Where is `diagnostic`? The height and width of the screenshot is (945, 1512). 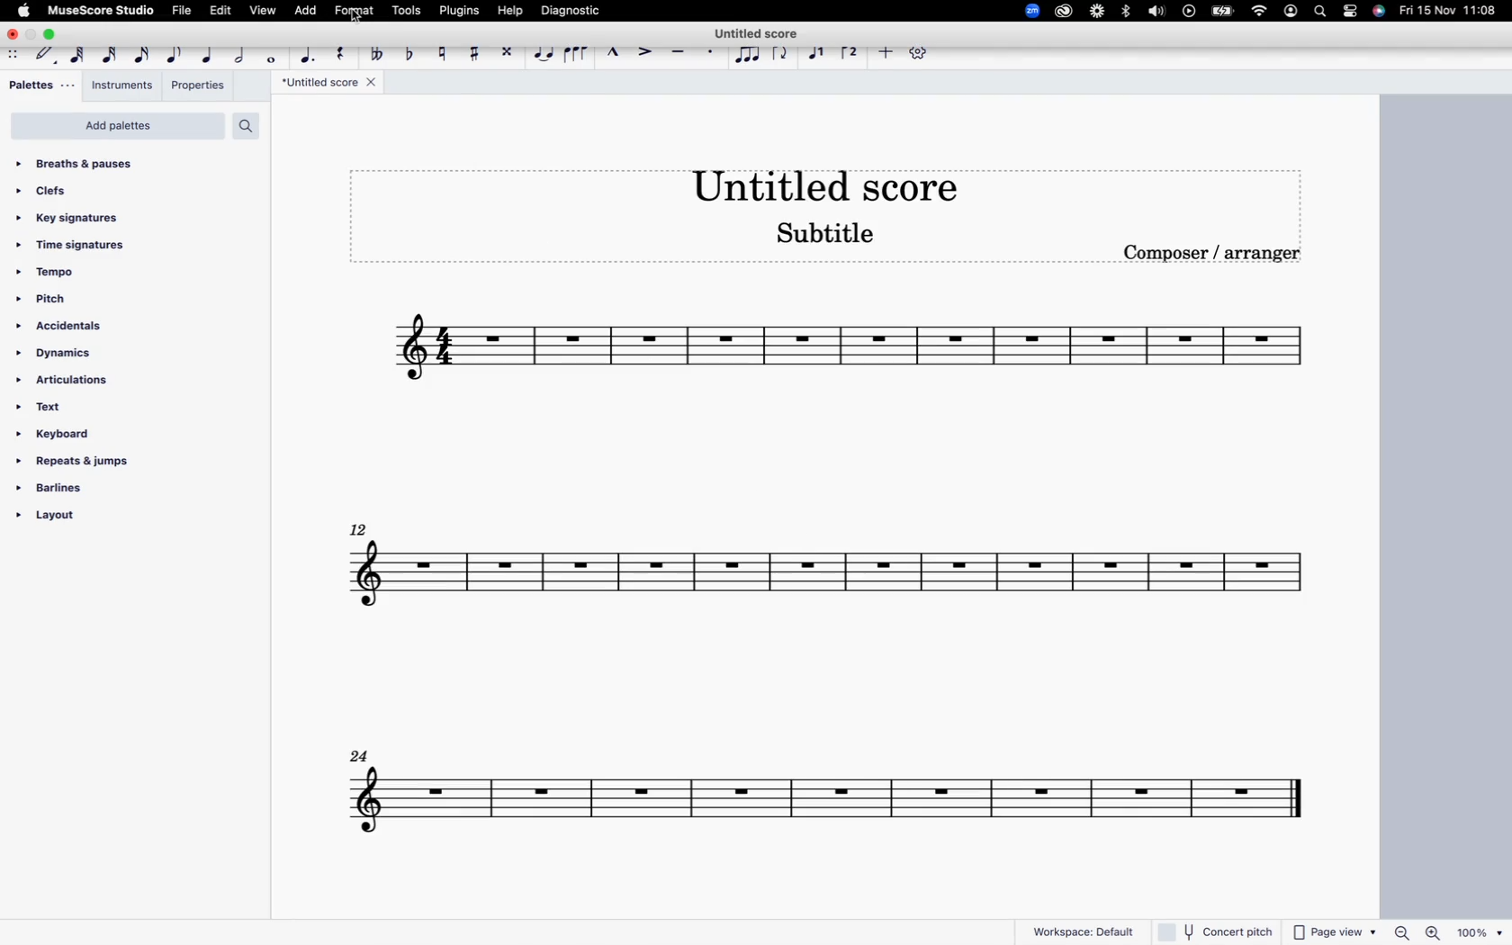 diagnostic is located at coordinates (571, 12).